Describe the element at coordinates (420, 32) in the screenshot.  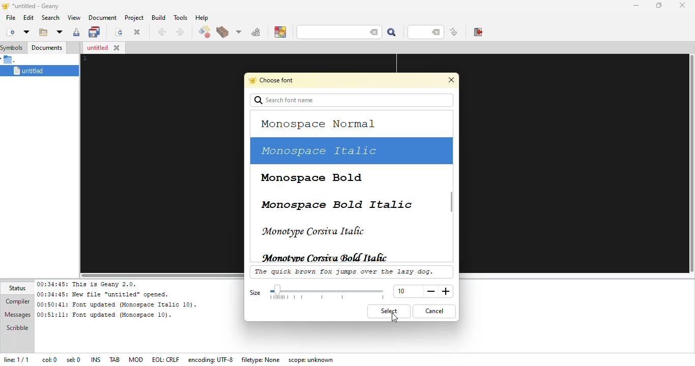
I see `line number` at that location.